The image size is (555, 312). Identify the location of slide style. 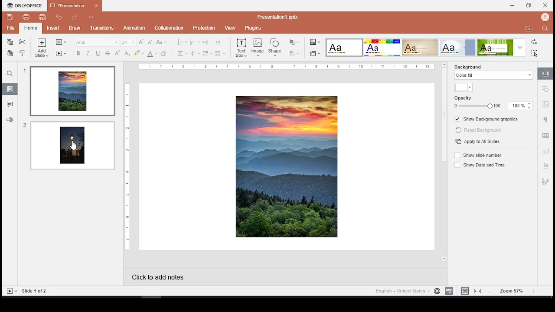
(420, 48).